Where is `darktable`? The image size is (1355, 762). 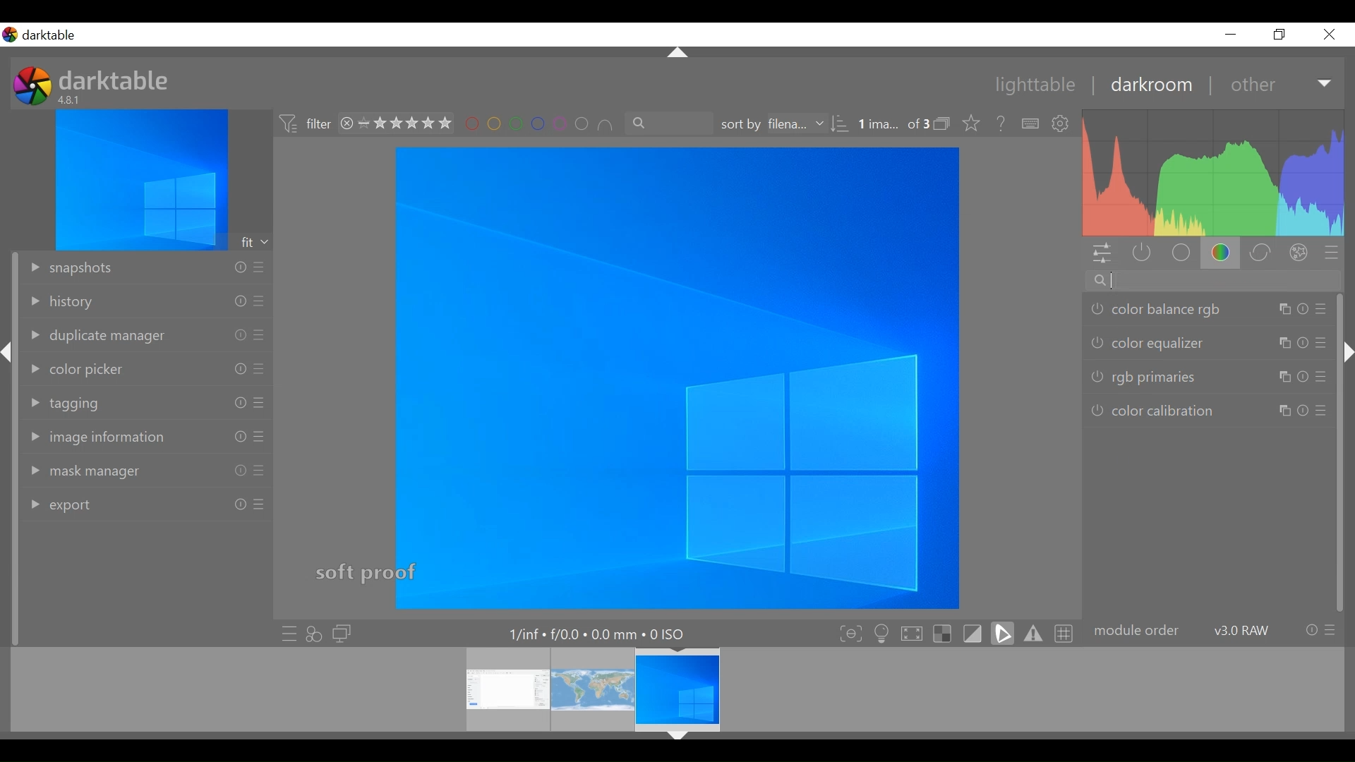 darktable is located at coordinates (54, 35).